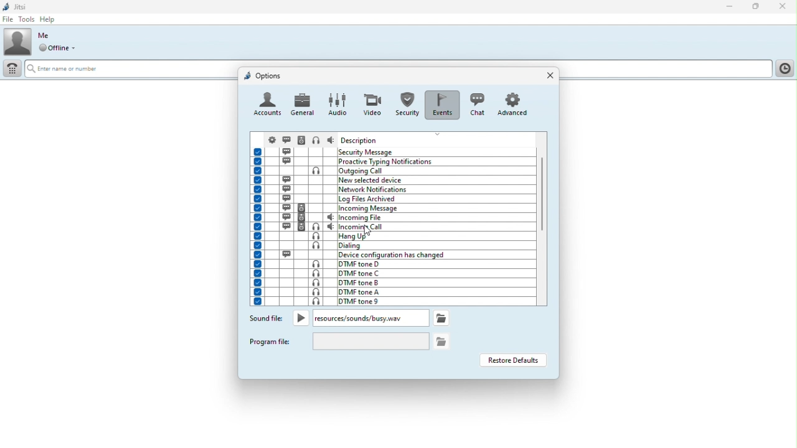 Image resolution: width=797 pixels, height=448 pixels. What do you see at coordinates (784, 68) in the screenshot?
I see `History` at bounding box center [784, 68].